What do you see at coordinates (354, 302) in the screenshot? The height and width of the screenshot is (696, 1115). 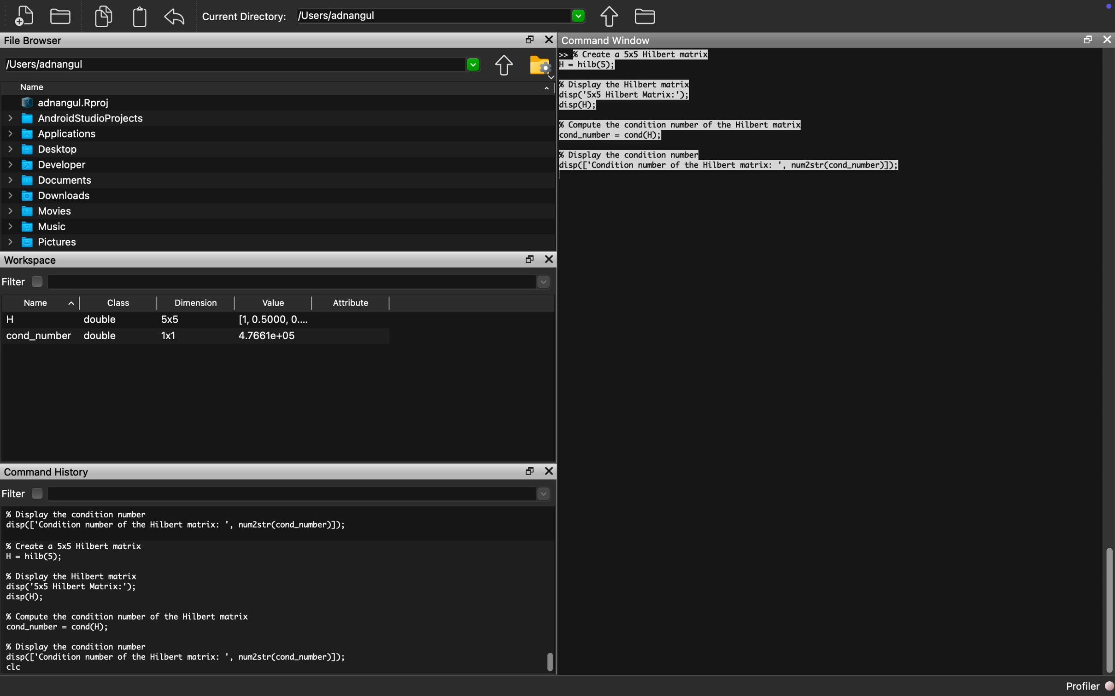 I see `Attribute` at bounding box center [354, 302].